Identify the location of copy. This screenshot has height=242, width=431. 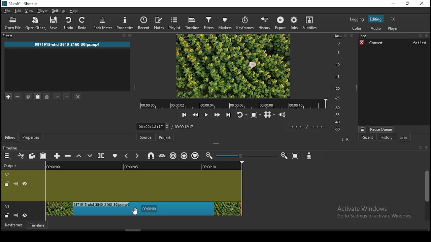
(28, 96).